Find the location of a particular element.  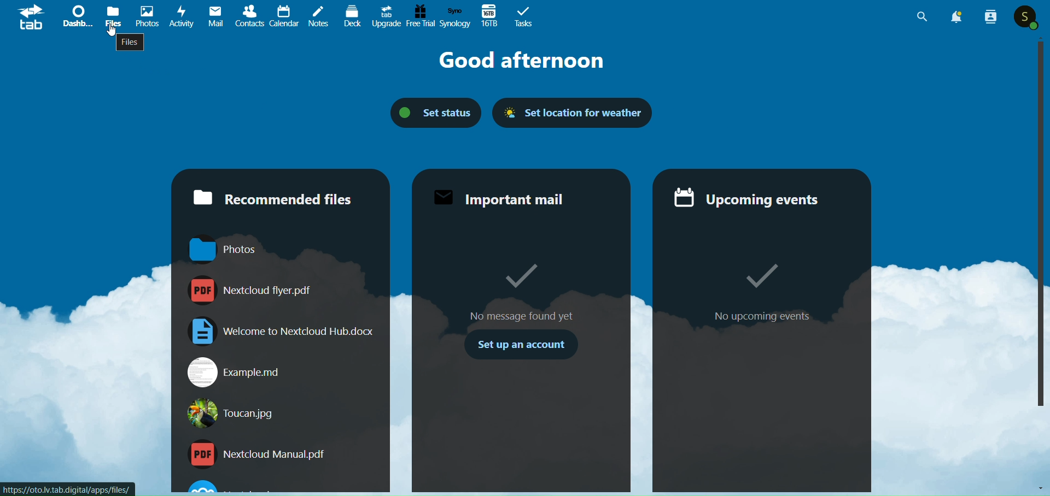

set status is located at coordinates (428, 113).